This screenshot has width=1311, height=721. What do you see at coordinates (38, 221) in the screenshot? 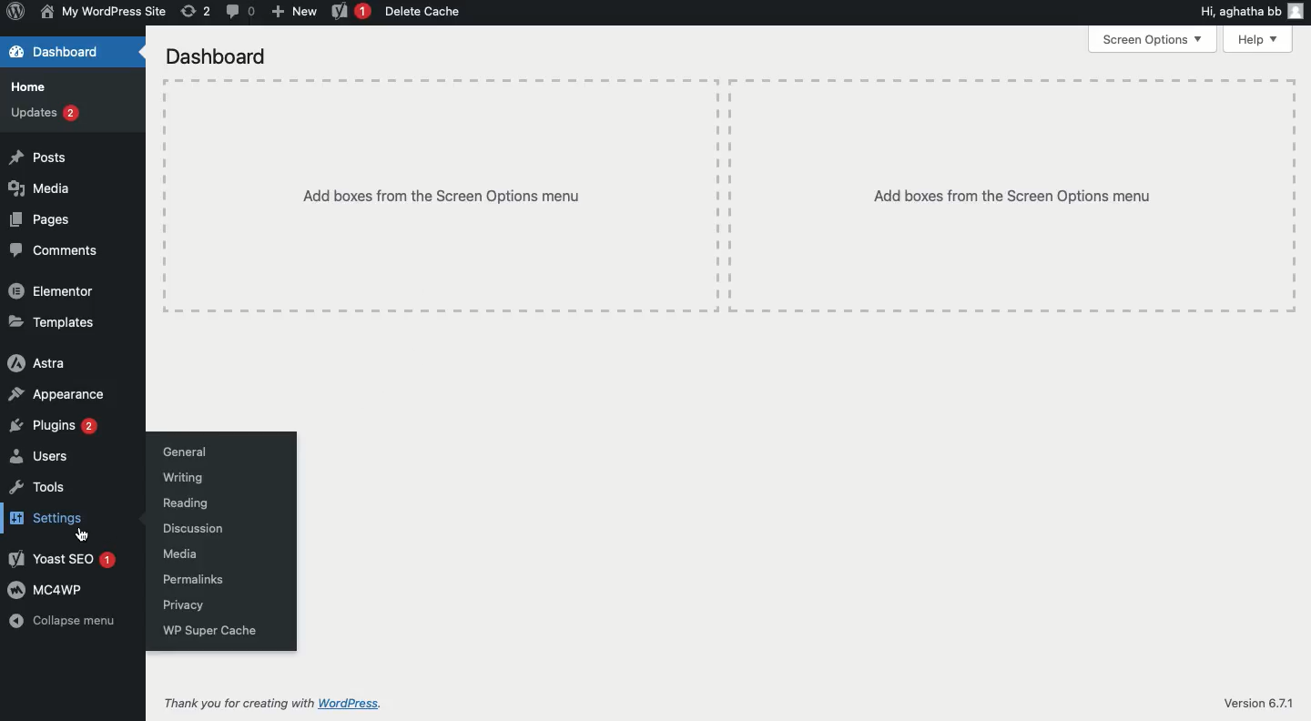
I see `Pages` at bounding box center [38, 221].